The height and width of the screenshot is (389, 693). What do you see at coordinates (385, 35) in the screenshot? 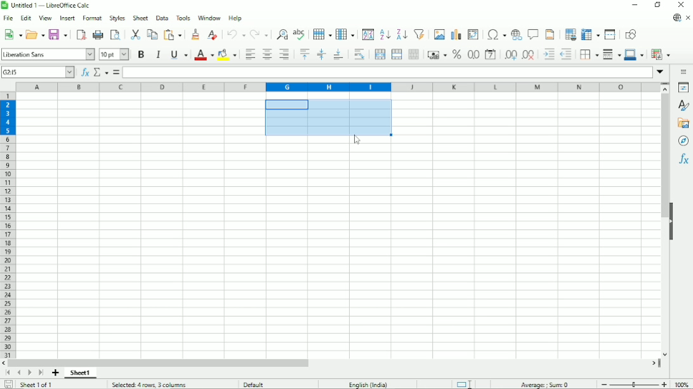
I see `Sort ascending` at bounding box center [385, 35].